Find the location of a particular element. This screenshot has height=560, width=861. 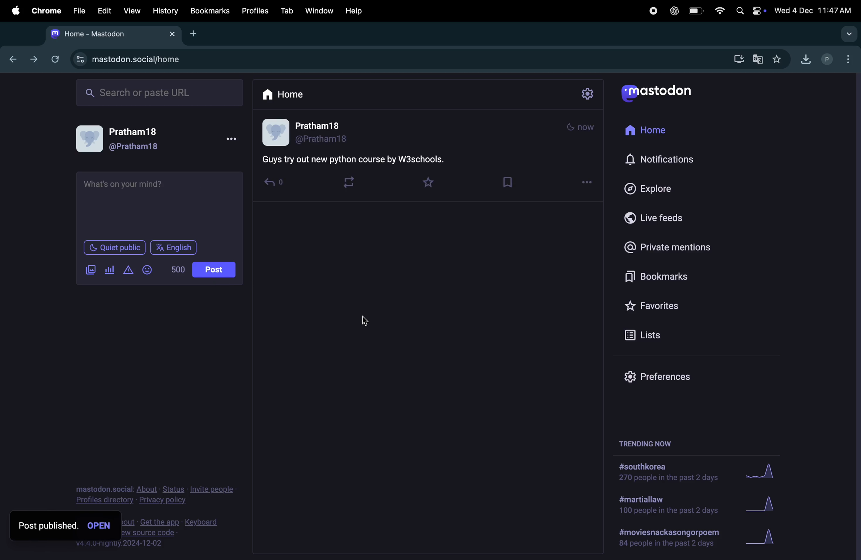

boost is located at coordinates (353, 184).